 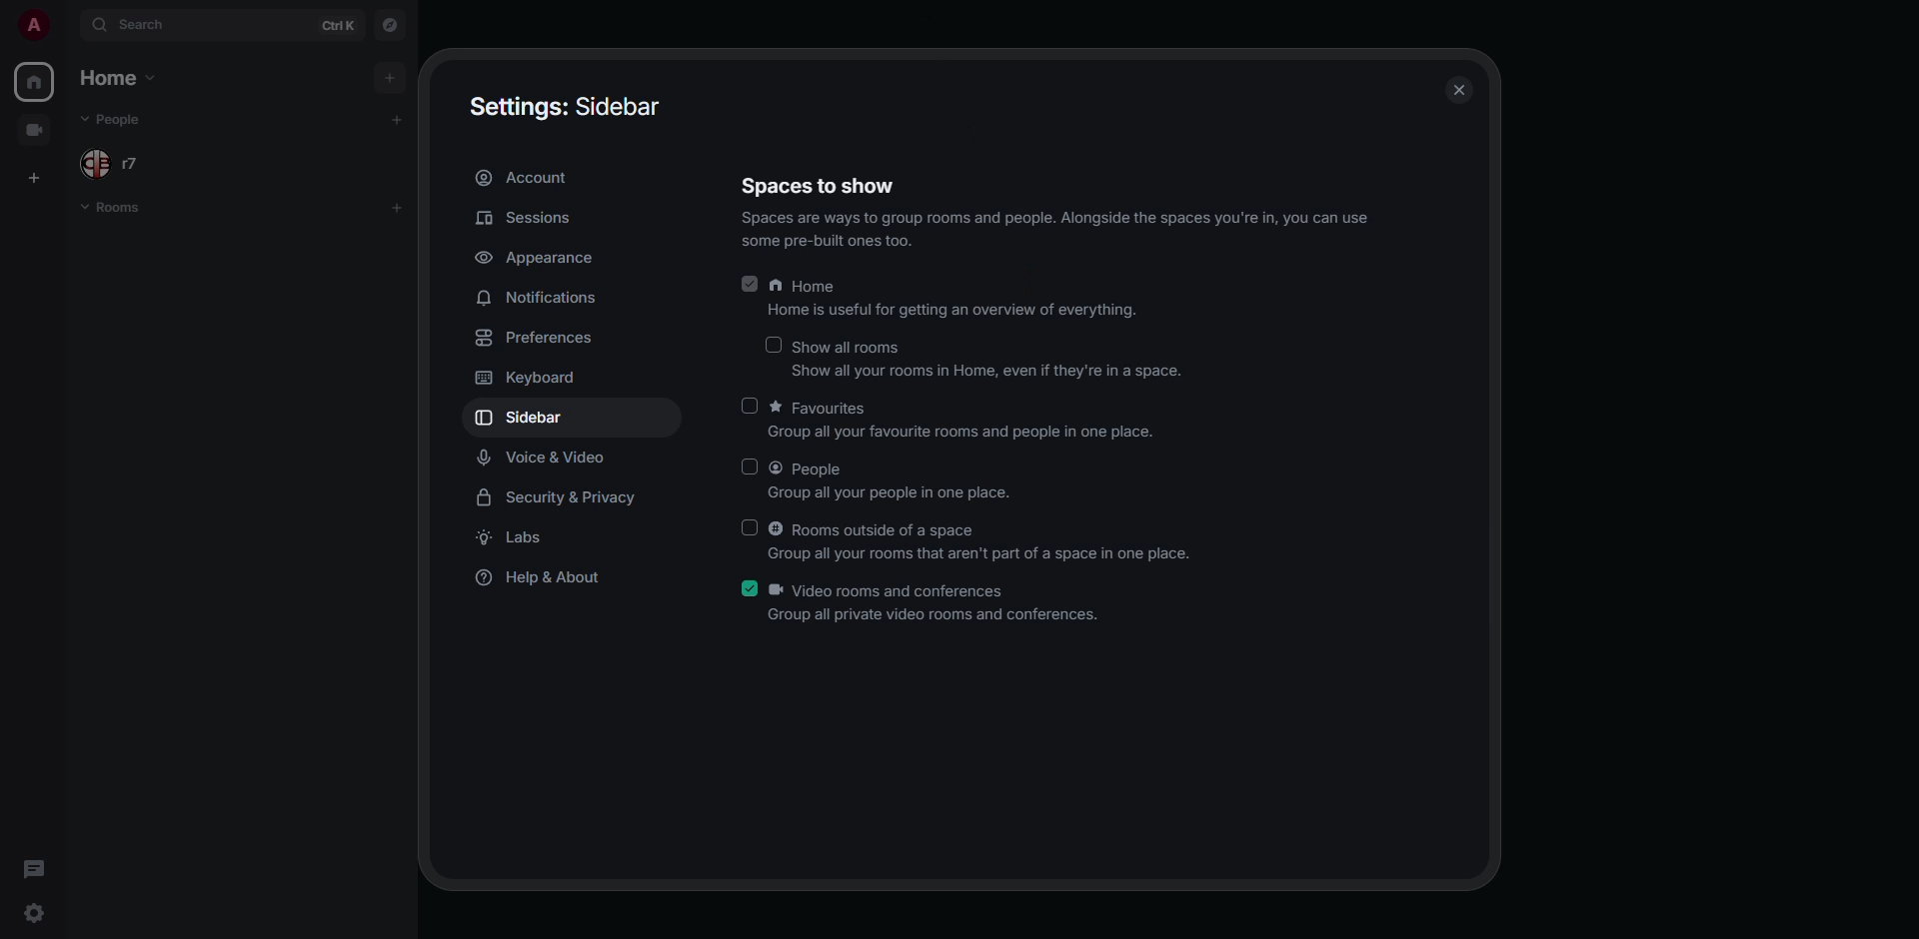 I want to click on Spaces are ways to group rooms and people. Alongside the spaces you're in, you can use
some pre-built ones too., so click(x=1055, y=228).